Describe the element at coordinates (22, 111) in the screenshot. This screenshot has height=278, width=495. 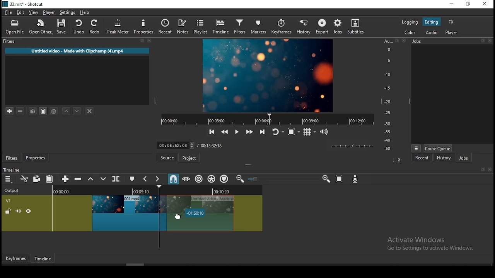
I see `remove selected filters` at that location.